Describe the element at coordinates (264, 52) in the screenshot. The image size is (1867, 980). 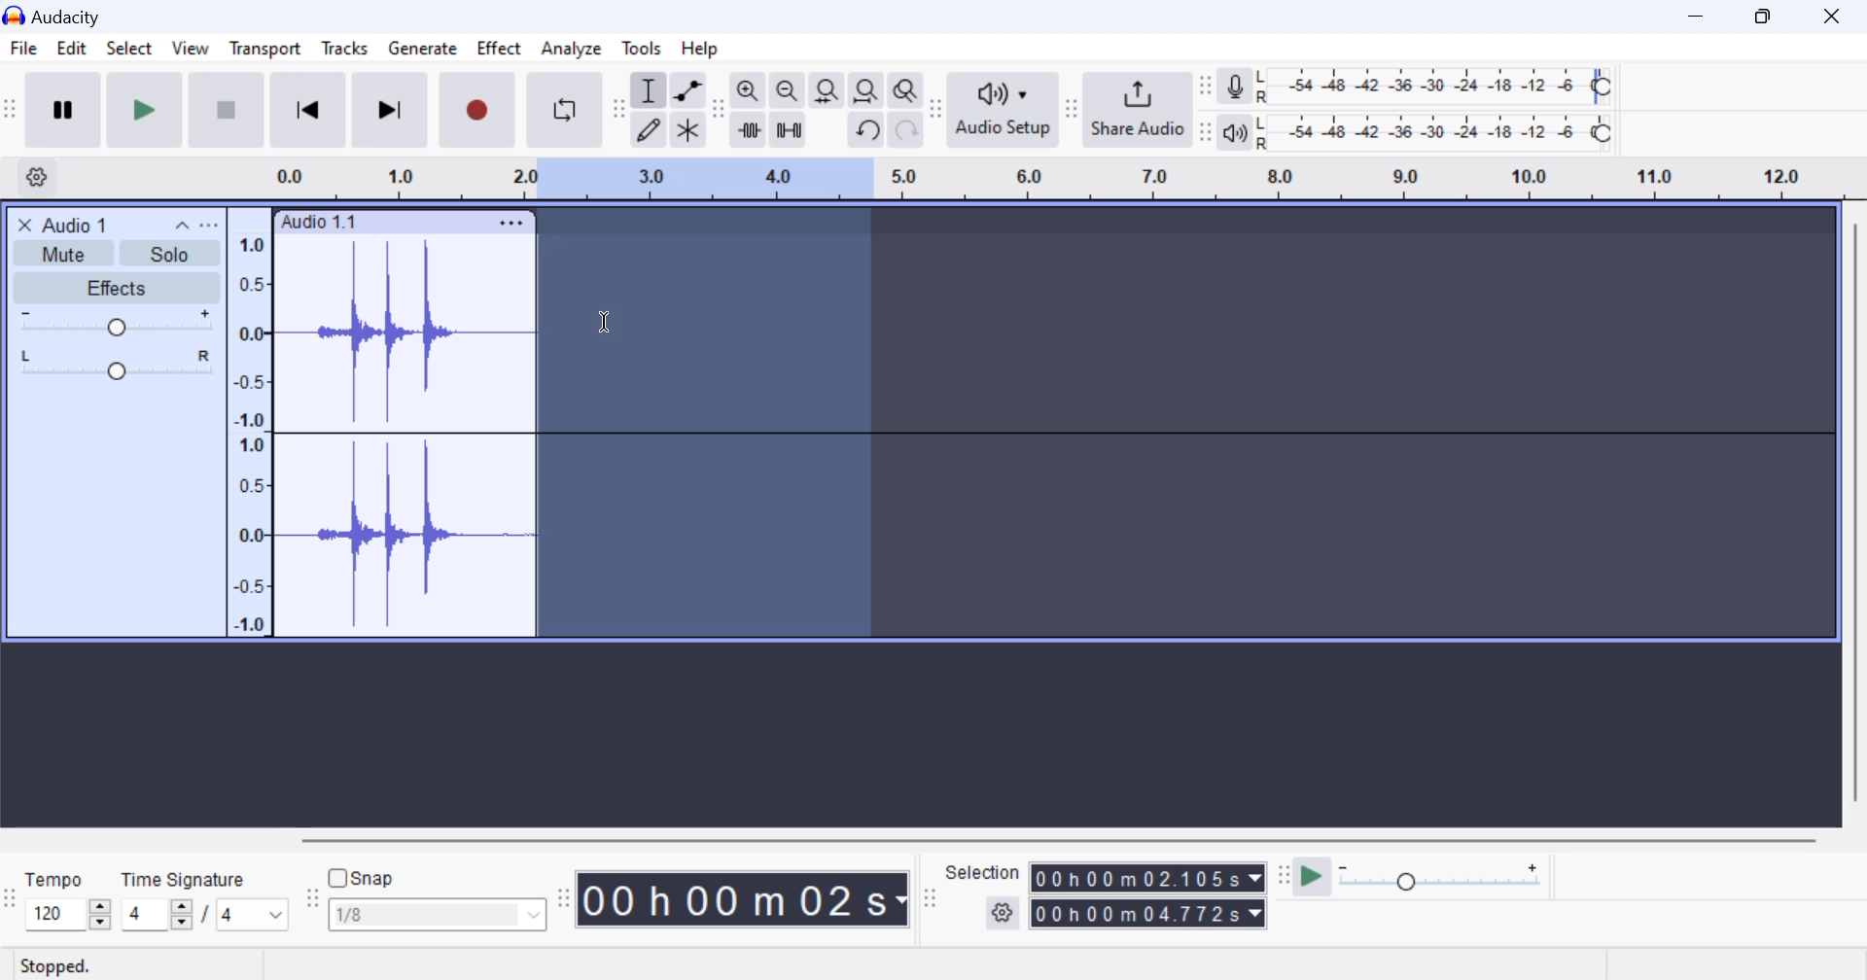
I see `Transport` at that location.